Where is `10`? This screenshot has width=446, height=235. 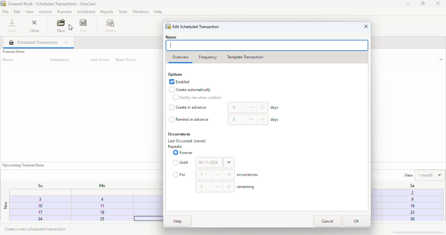 10 is located at coordinates (35, 206).